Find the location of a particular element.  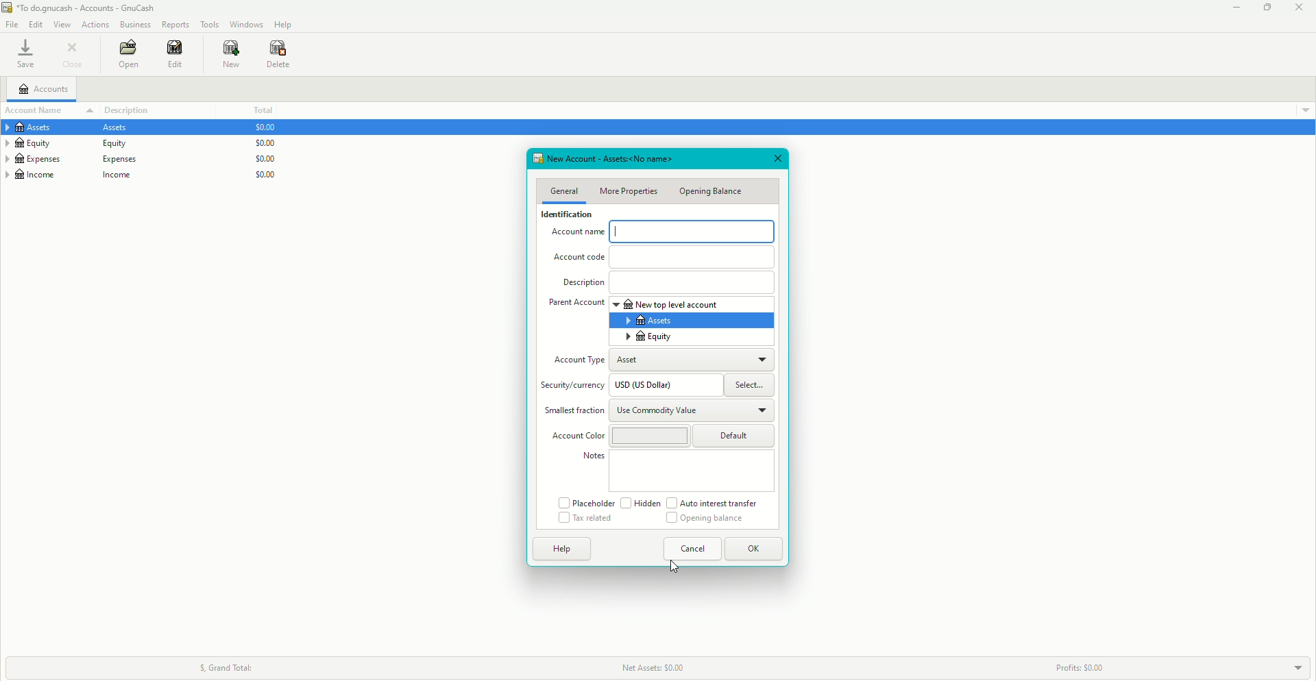

Minimize is located at coordinates (1232, 8).